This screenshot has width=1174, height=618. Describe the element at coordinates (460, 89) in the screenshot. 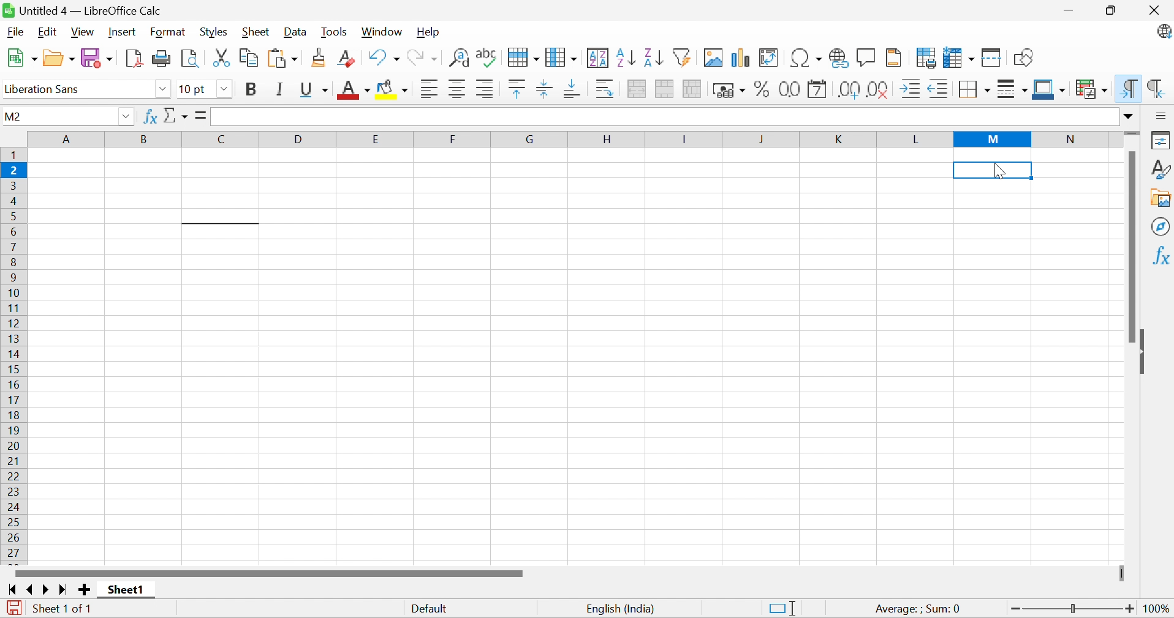

I see `Align center` at that location.